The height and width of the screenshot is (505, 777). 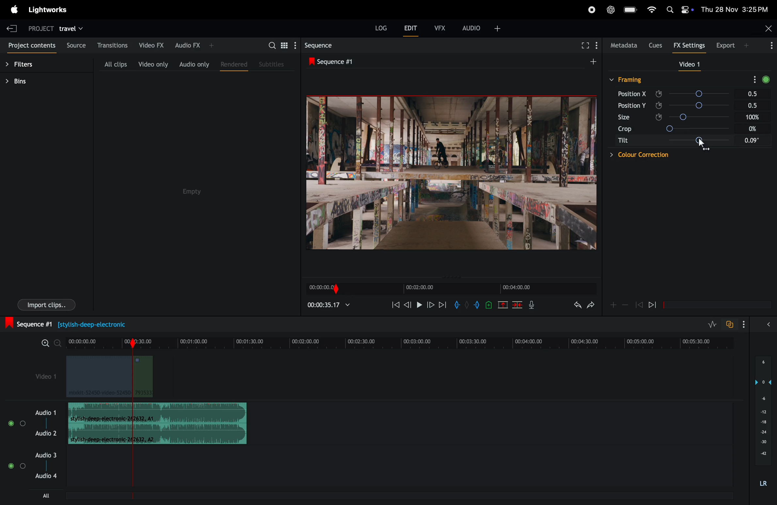 I want to click on zoom in zoom out, so click(x=51, y=344).